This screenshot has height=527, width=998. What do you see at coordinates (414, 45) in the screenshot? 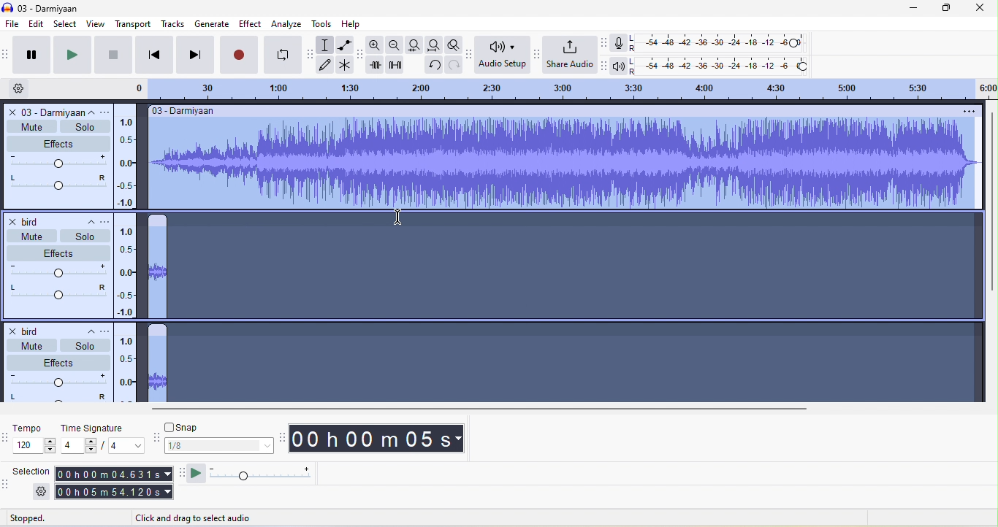
I see `file selection to width` at bounding box center [414, 45].